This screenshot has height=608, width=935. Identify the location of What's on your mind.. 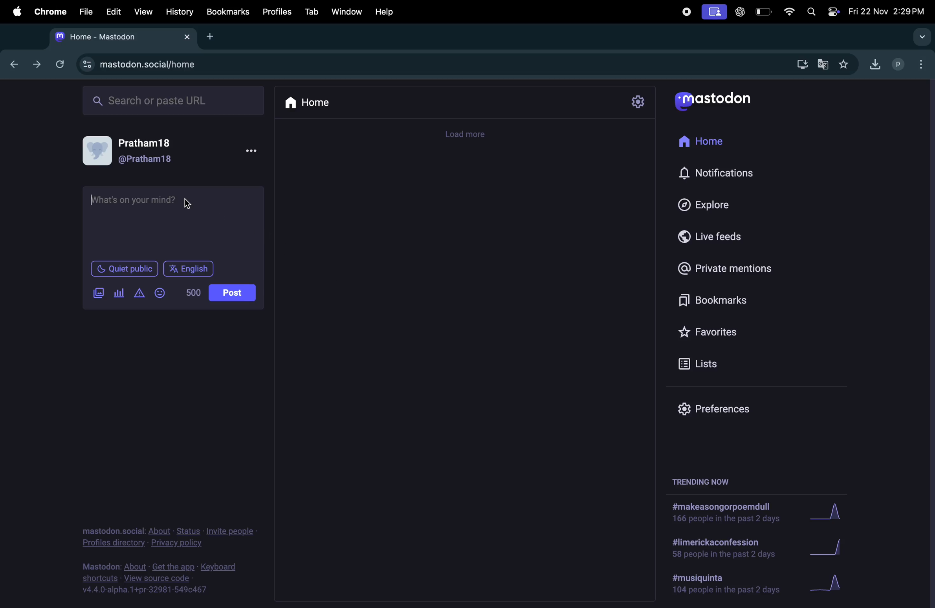
(134, 198).